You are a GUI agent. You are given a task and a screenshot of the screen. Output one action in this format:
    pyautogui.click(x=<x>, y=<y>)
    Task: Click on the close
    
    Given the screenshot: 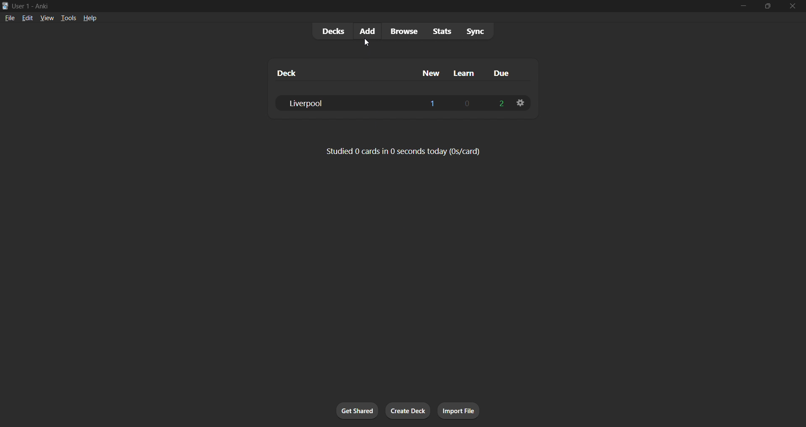 What is the action you would take?
    pyautogui.click(x=793, y=5)
    